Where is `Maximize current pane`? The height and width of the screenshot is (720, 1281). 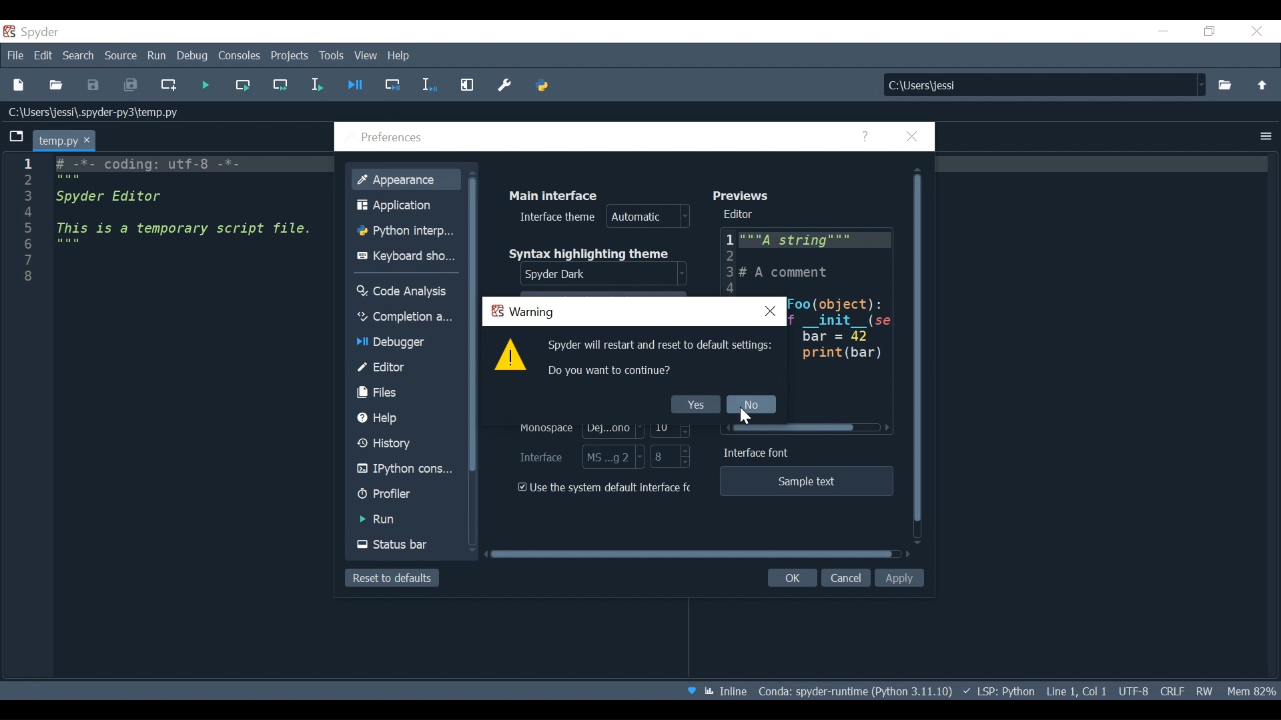 Maximize current pane is located at coordinates (467, 87).